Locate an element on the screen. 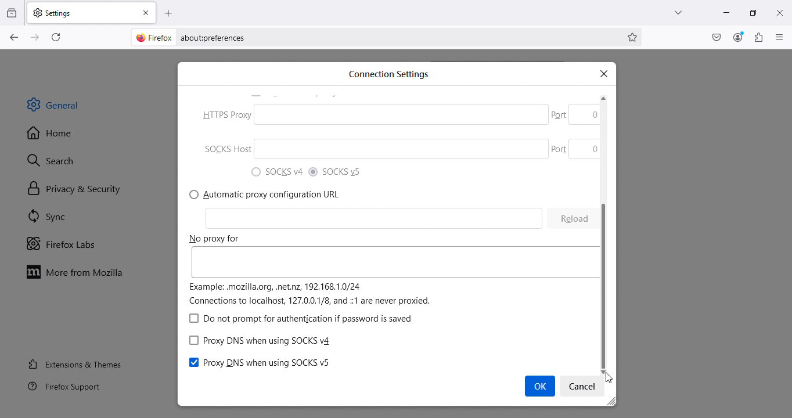 This screenshot has width=792, height=418. 7) Manual proxy configuration is located at coordinates (268, 194).